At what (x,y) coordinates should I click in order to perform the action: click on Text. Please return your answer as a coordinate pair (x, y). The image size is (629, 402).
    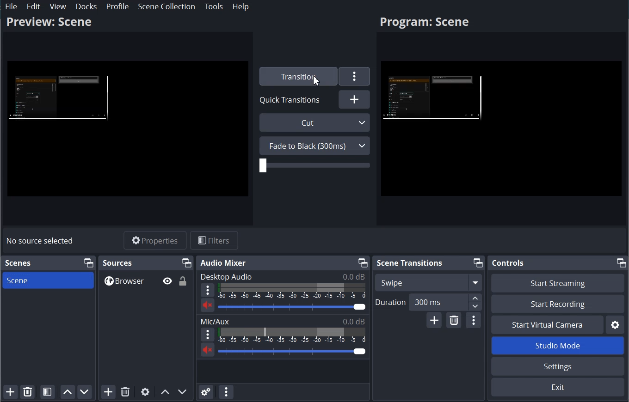
    Looking at the image, I should click on (282, 276).